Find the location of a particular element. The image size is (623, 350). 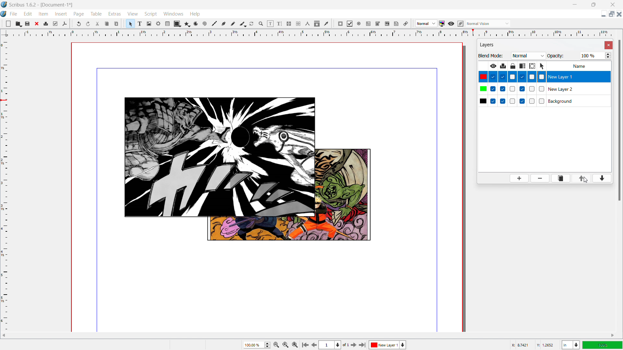

go to next page is located at coordinates (353, 345).